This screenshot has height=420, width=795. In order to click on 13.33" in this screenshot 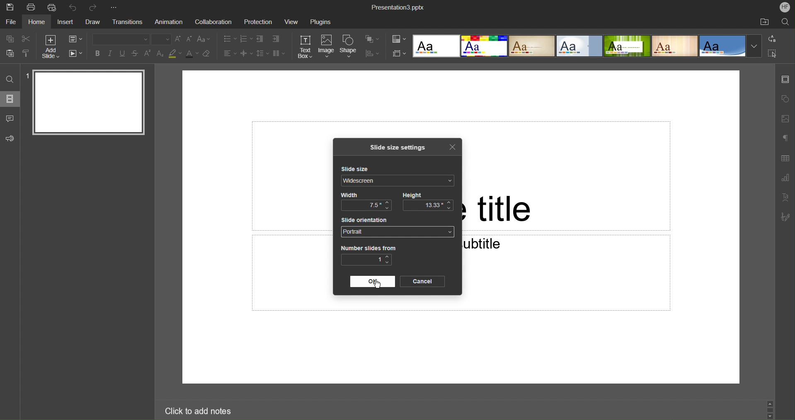, I will do `click(428, 205)`.